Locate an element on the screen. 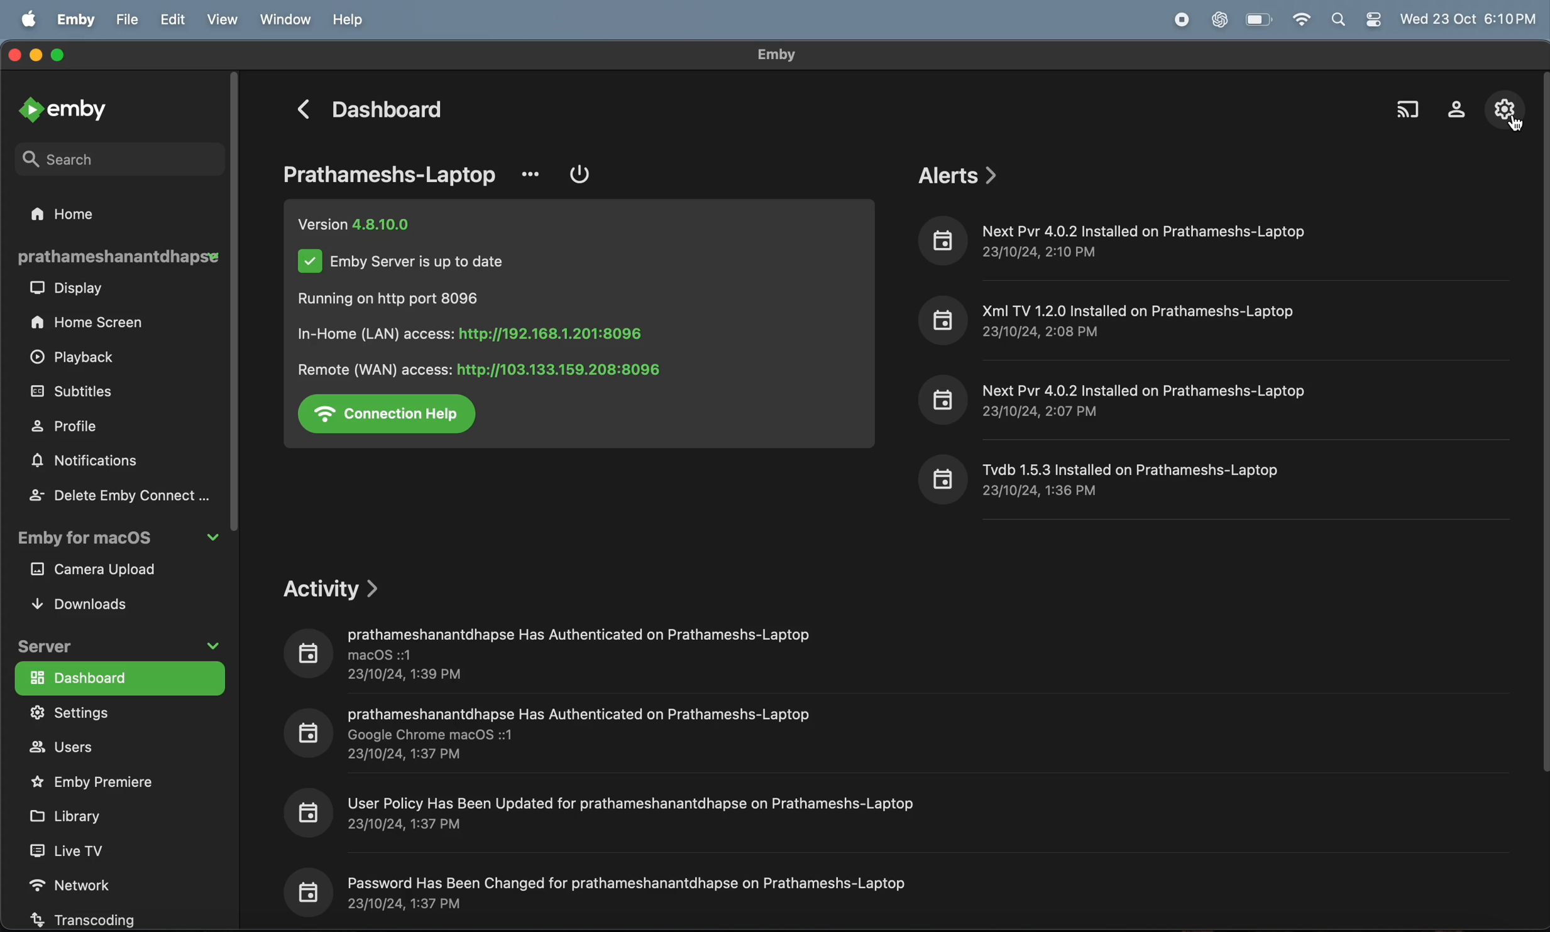  window is located at coordinates (283, 19).